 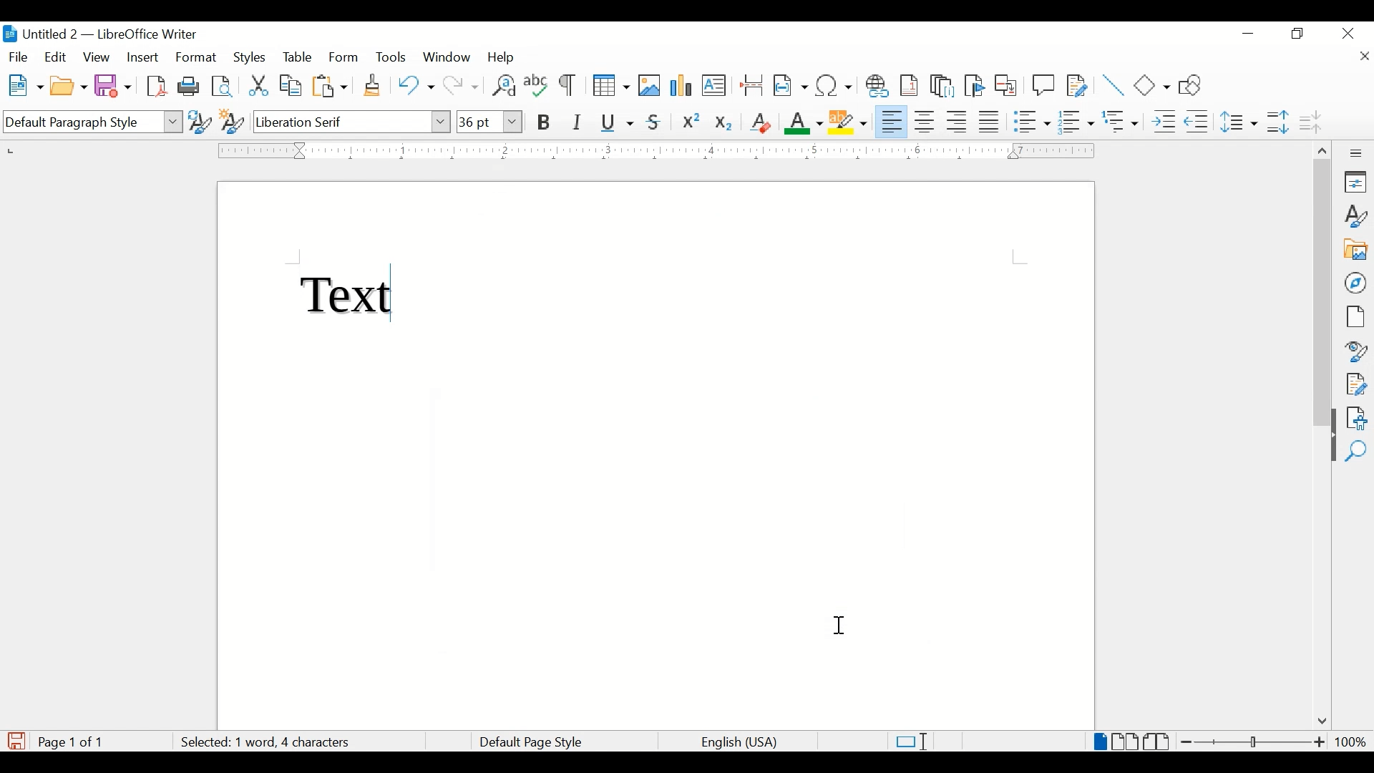 I want to click on find, so click(x=1356, y=452).